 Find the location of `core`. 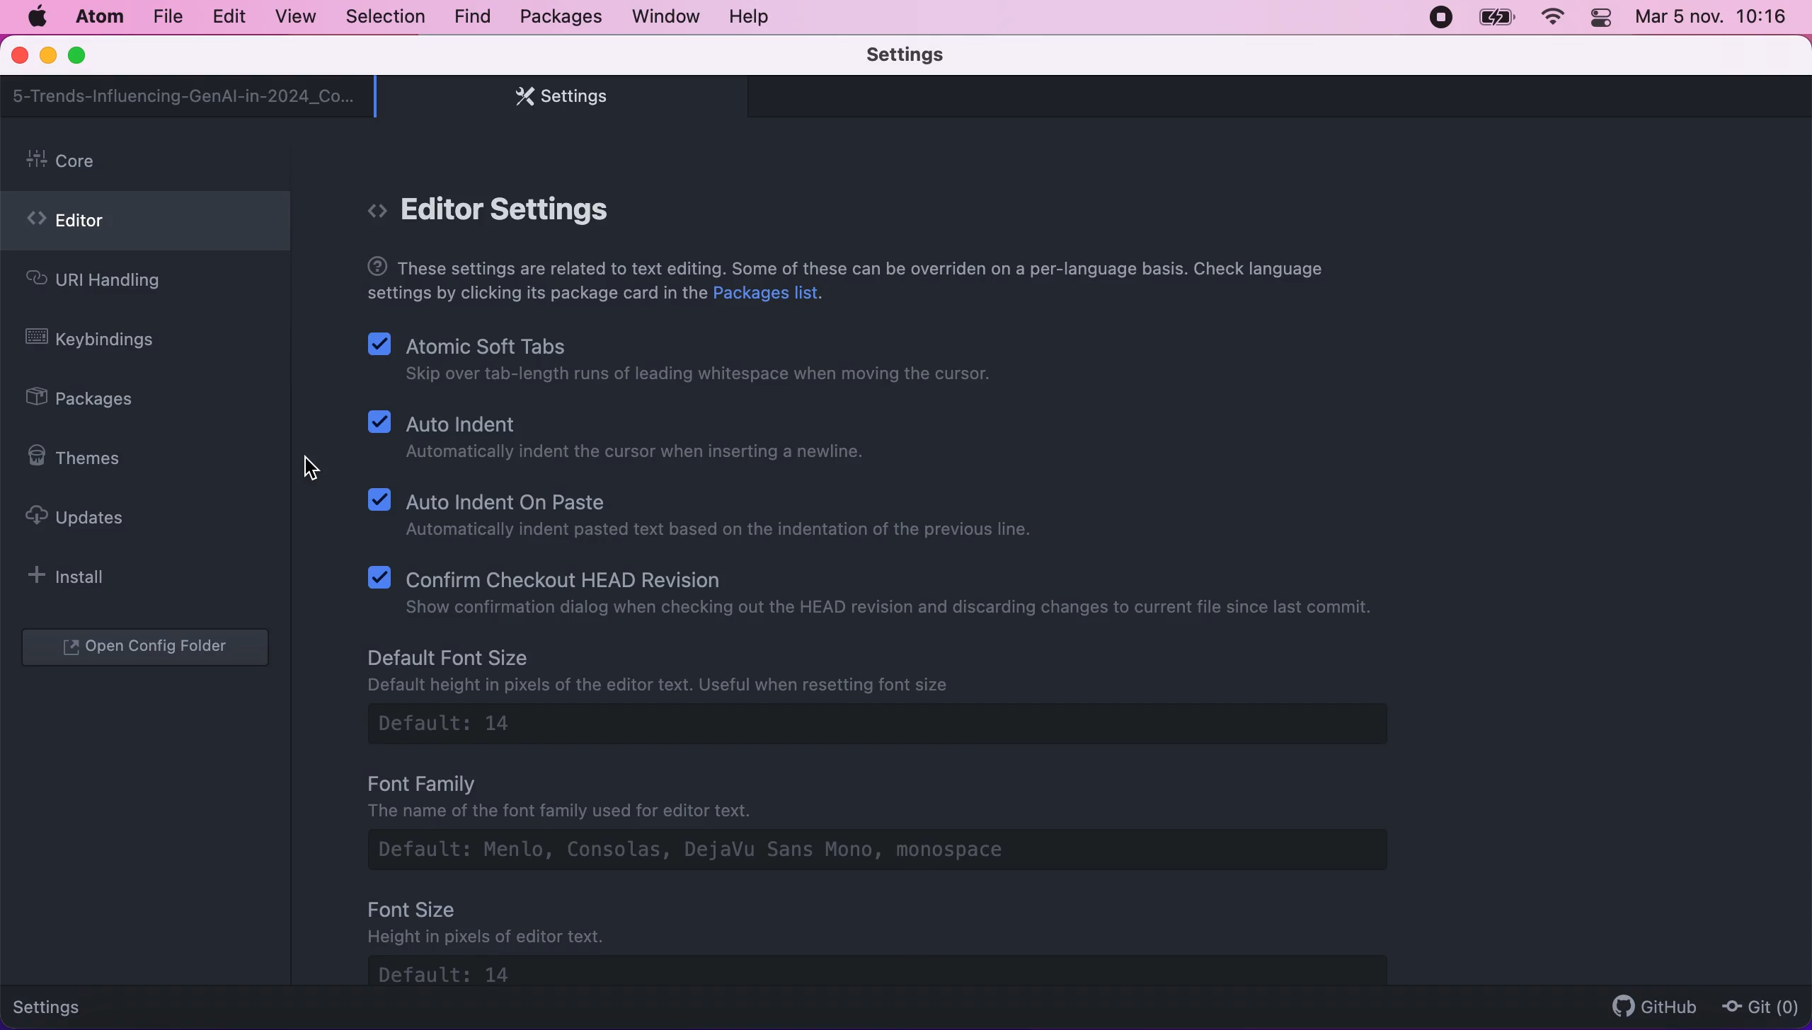

core is located at coordinates (149, 162).